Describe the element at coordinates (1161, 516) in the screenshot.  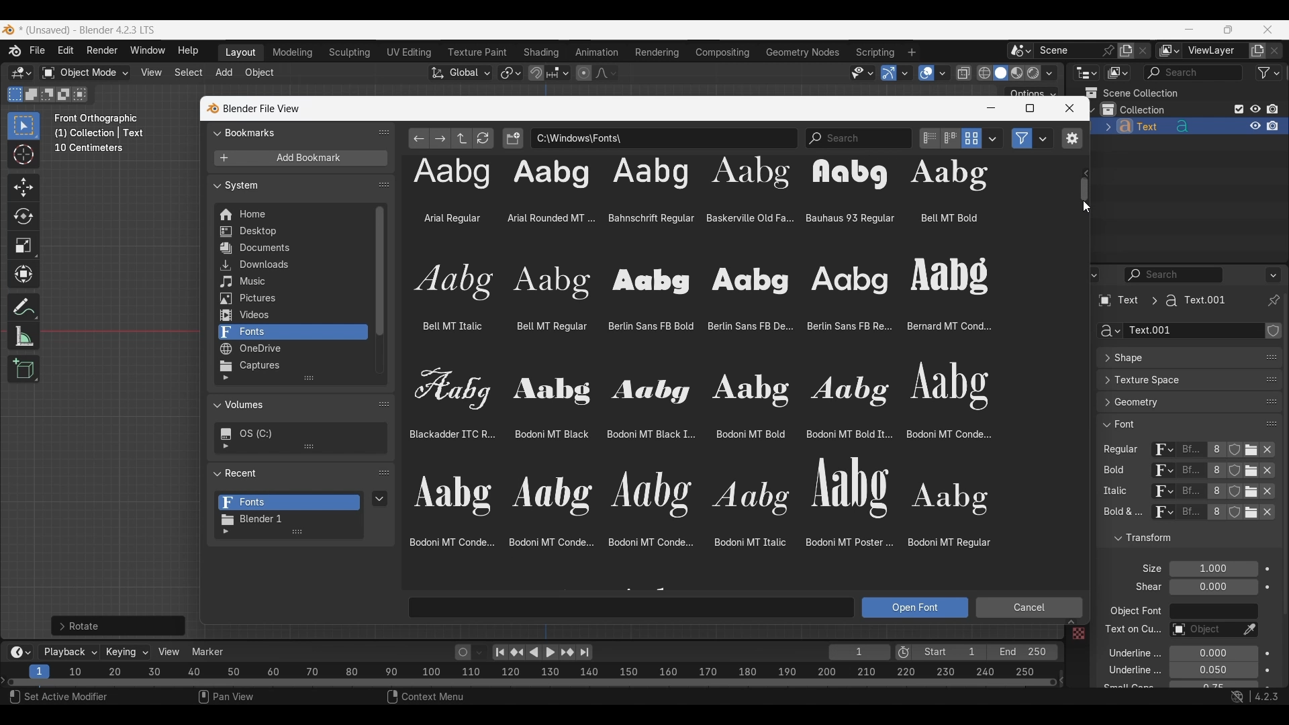
I see `Browse ID data` at that location.